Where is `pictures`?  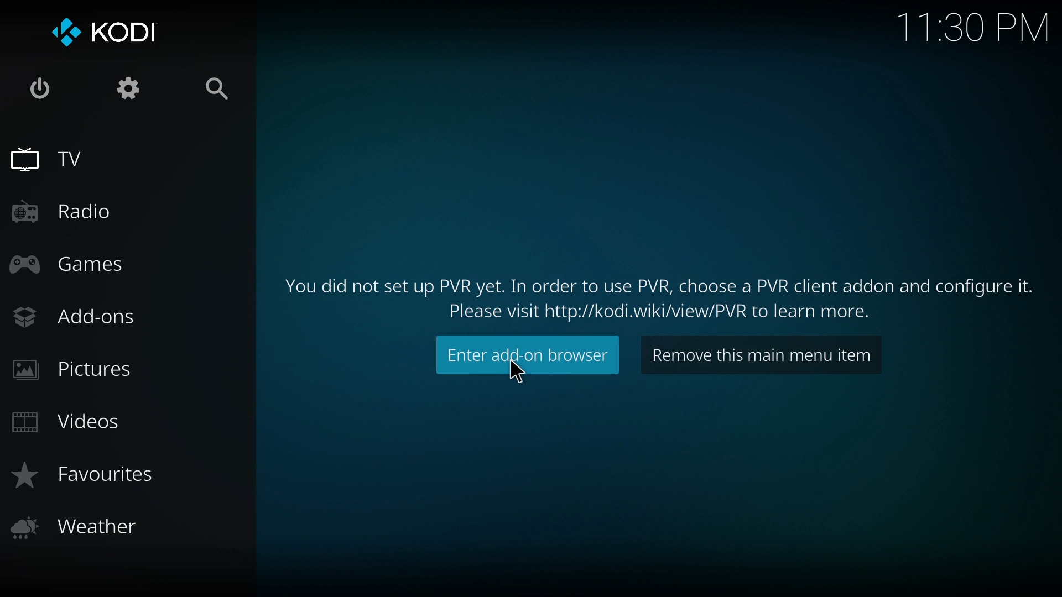
pictures is located at coordinates (76, 375).